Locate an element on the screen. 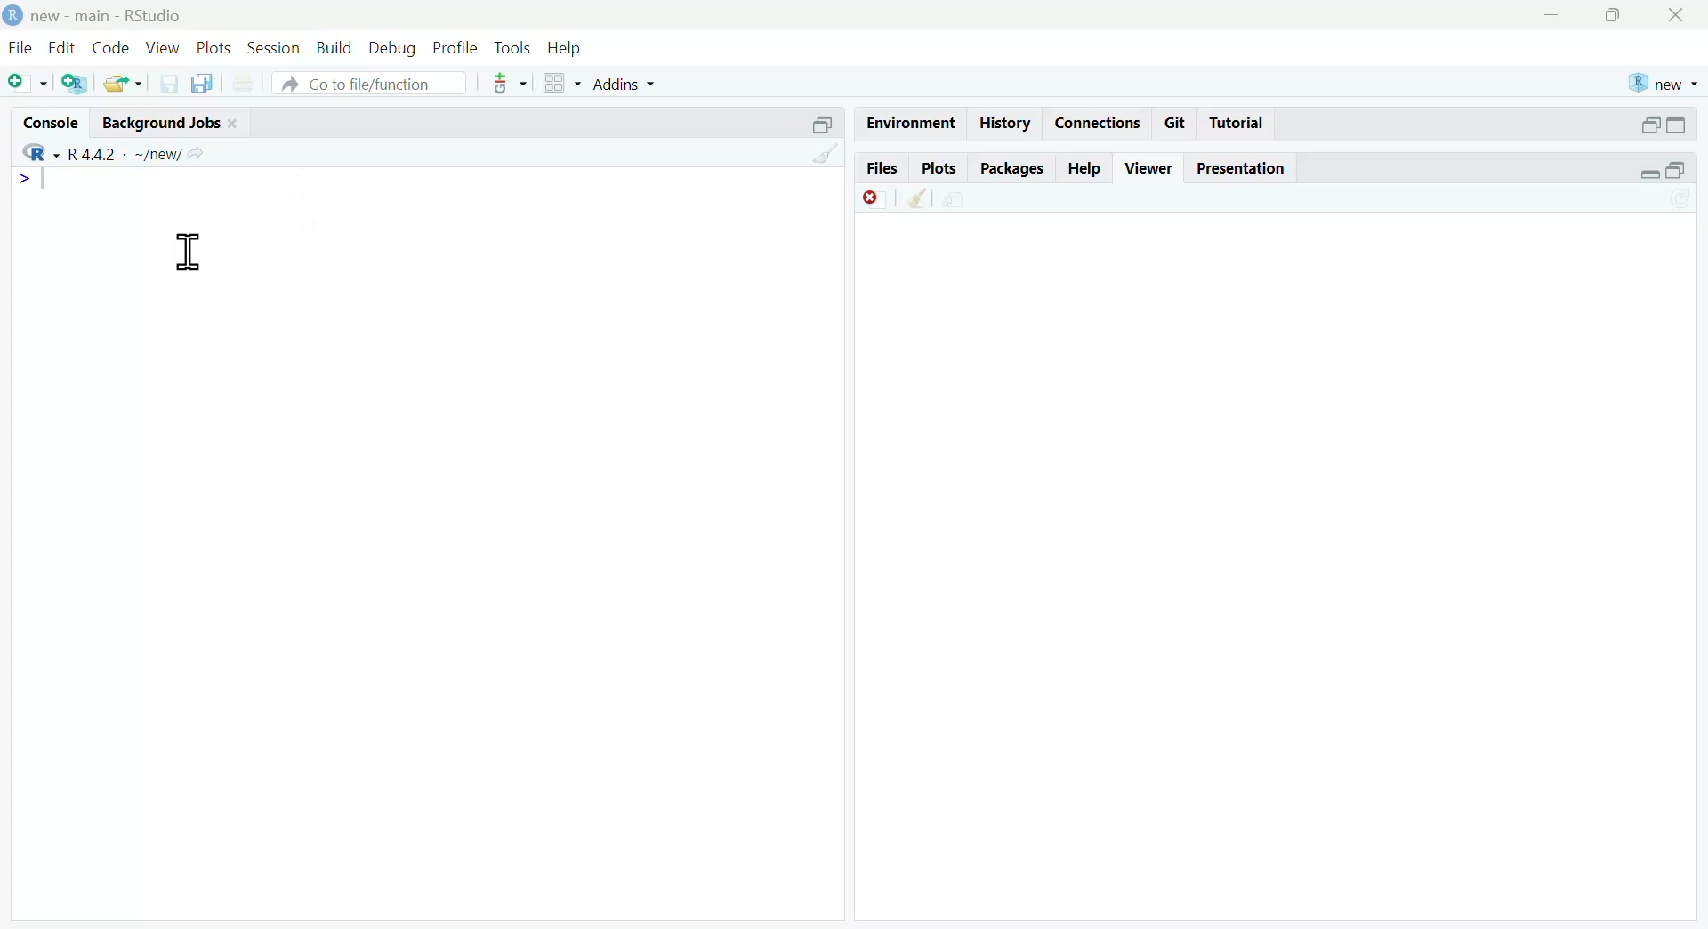  Code is located at coordinates (109, 46).